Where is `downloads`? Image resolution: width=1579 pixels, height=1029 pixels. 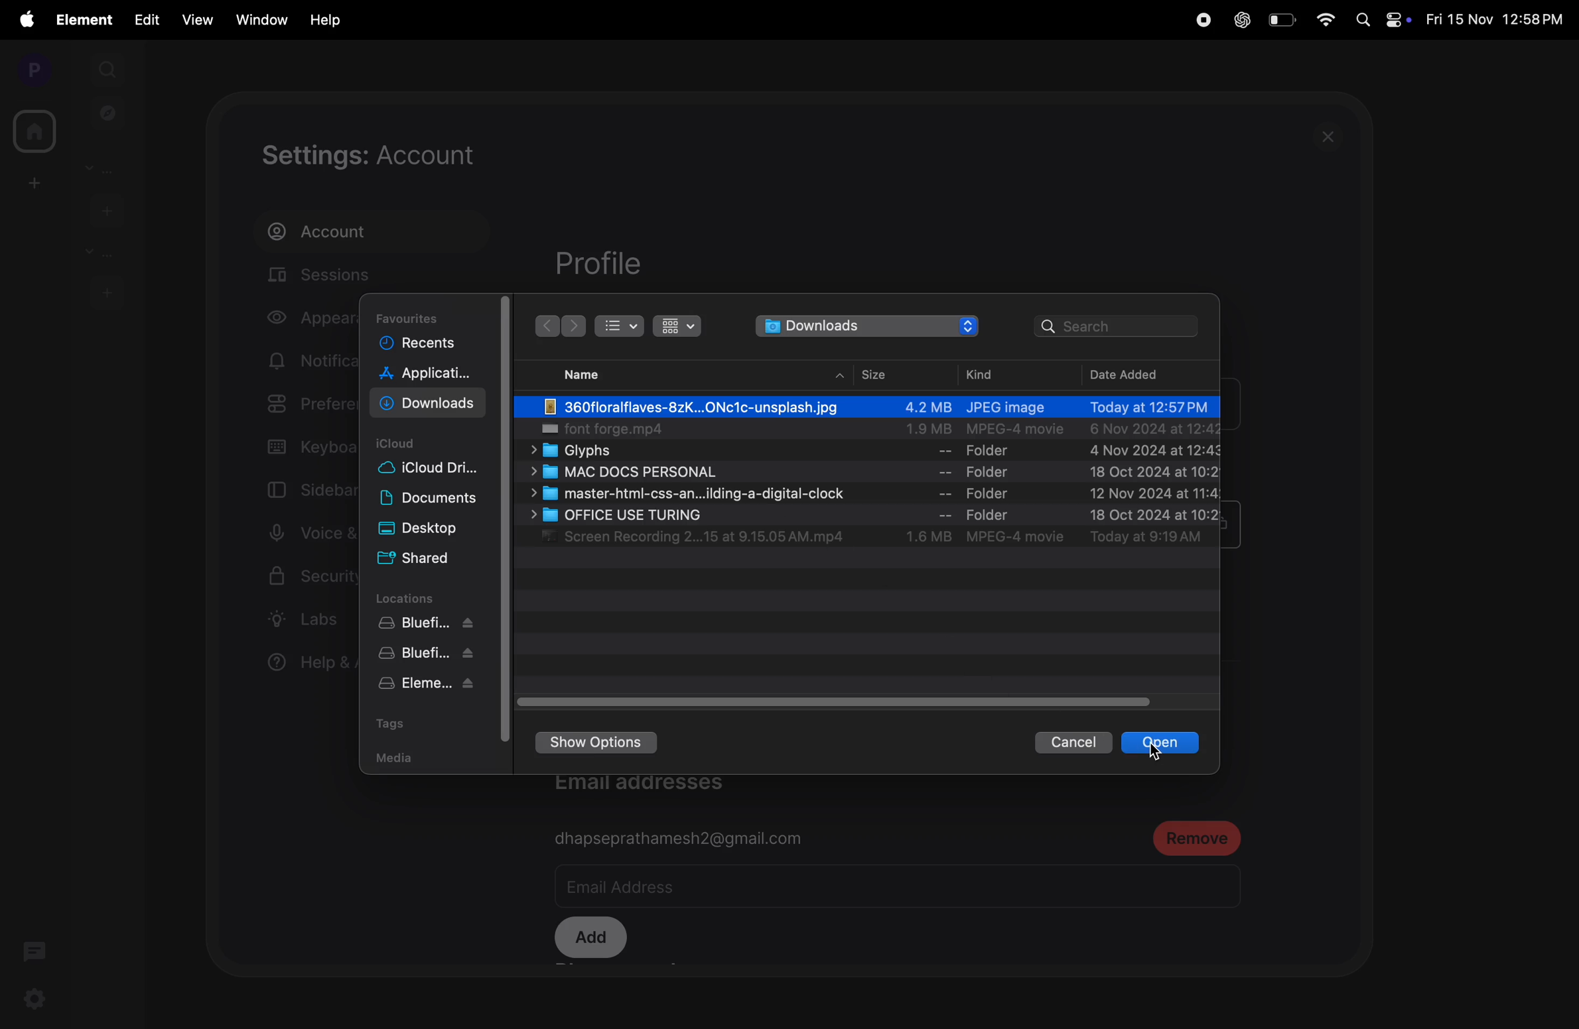 downloads is located at coordinates (866, 326).